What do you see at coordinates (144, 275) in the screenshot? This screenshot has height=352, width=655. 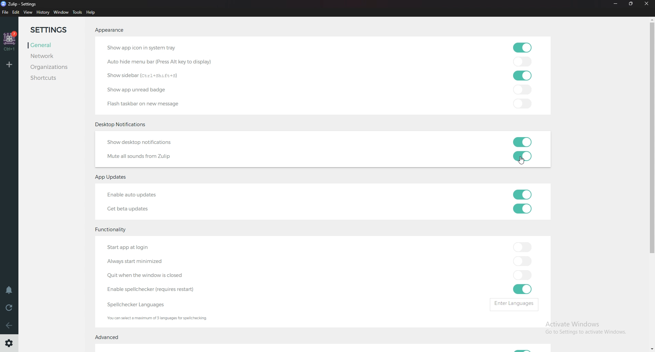 I see `Quit when windows is closed` at bounding box center [144, 275].